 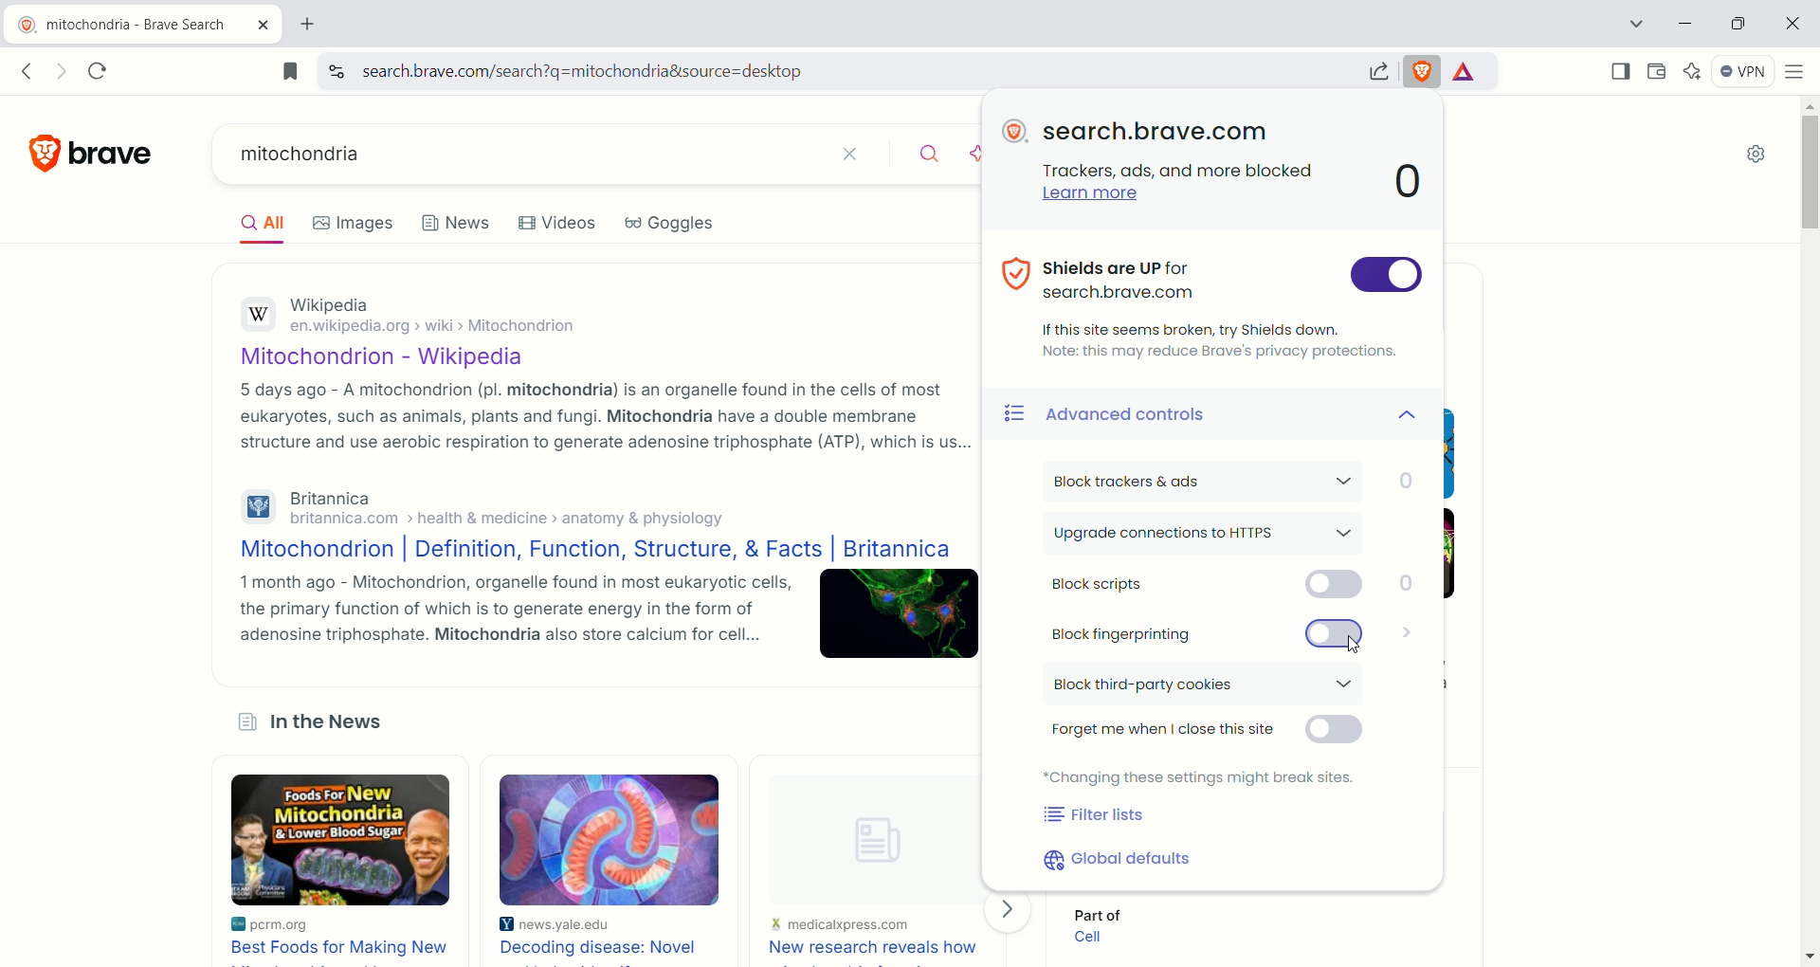 I want to click on Learn more, so click(x=1081, y=194).